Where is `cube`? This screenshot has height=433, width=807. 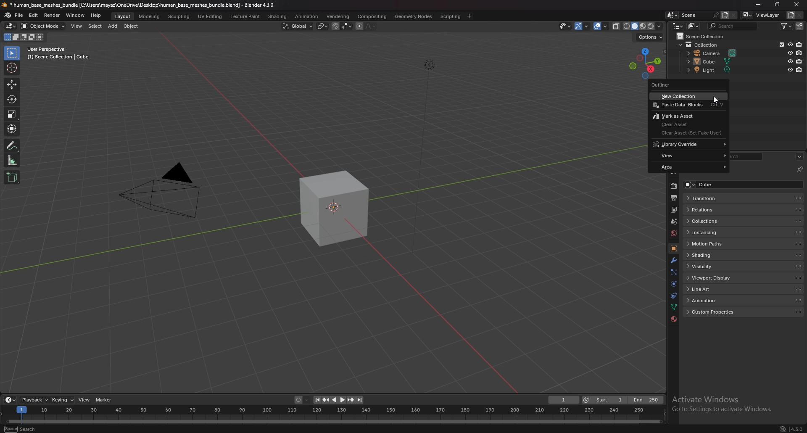
cube is located at coordinates (715, 61).